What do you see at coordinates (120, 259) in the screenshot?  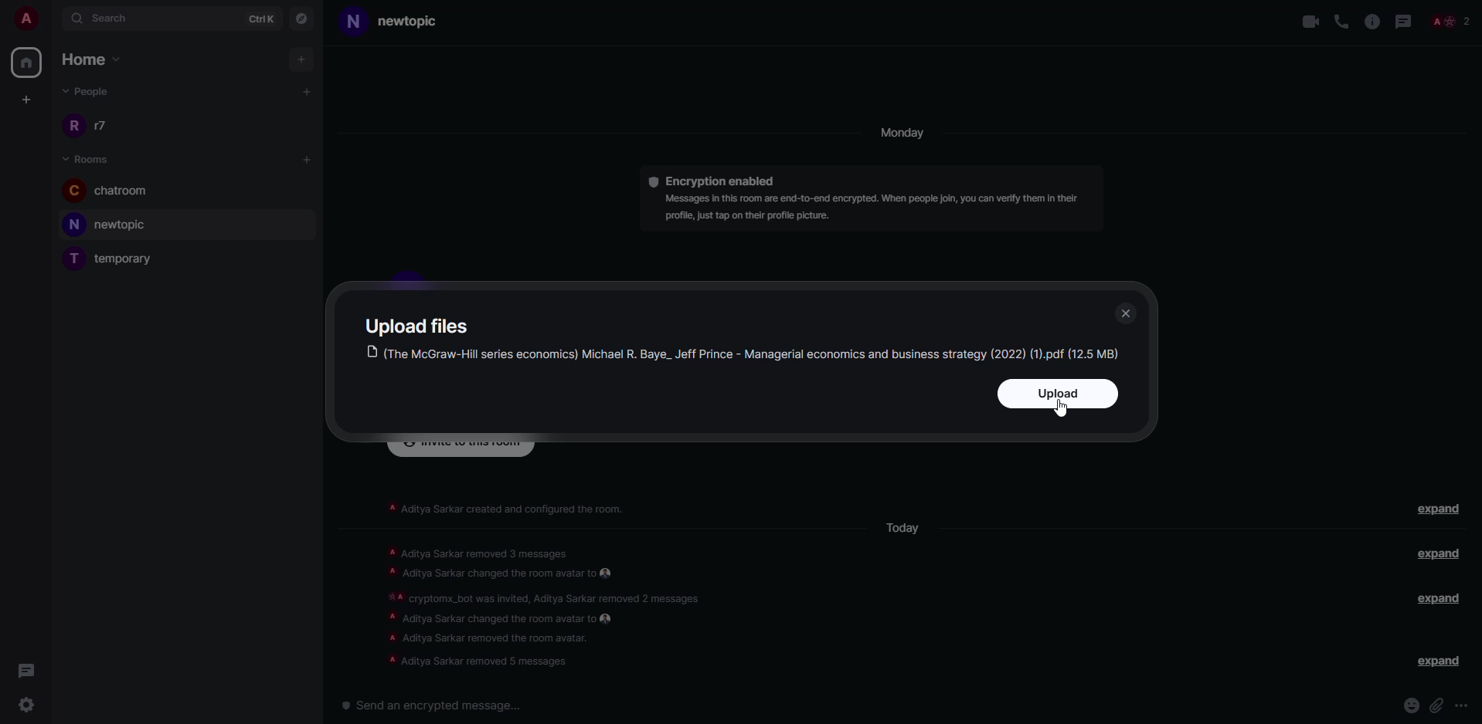 I see `room` at bounding box center [120, 259].